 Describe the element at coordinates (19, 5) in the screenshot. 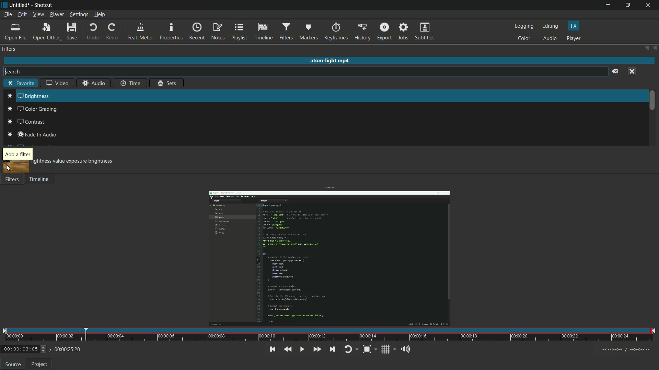

I see `file name` at that location.